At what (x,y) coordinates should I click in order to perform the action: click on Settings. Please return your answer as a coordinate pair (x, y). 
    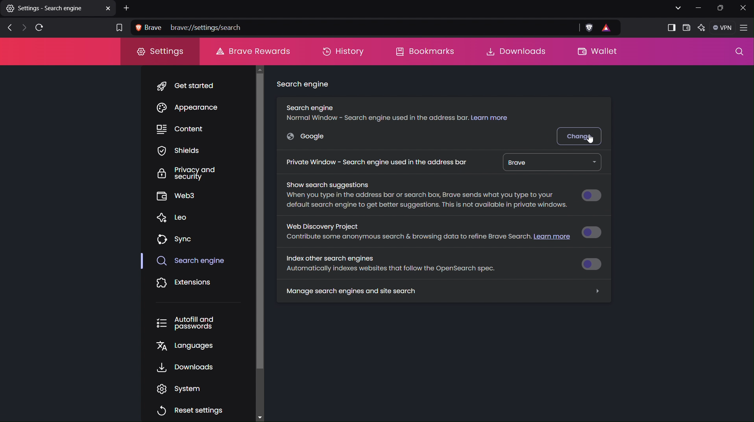
    Looking at the image, I should click on (159, 51).